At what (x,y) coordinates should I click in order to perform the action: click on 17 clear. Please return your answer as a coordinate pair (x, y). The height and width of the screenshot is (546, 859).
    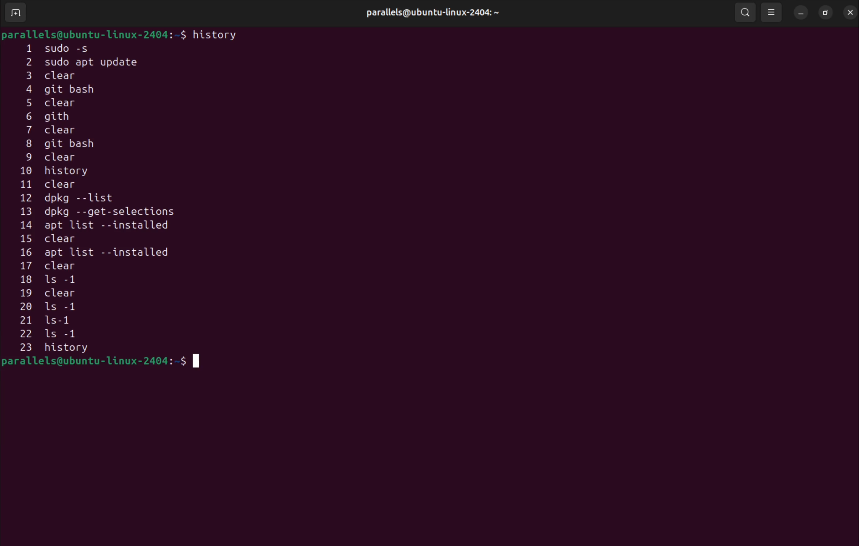
    Looking at the image, I should click on (56, 267).